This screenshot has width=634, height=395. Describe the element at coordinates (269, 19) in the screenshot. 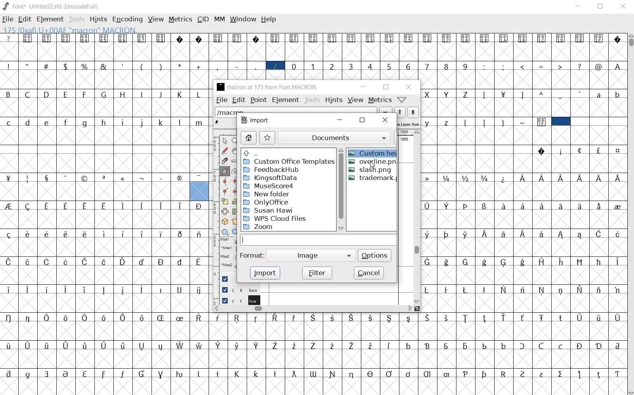

I see `Help` at that location.